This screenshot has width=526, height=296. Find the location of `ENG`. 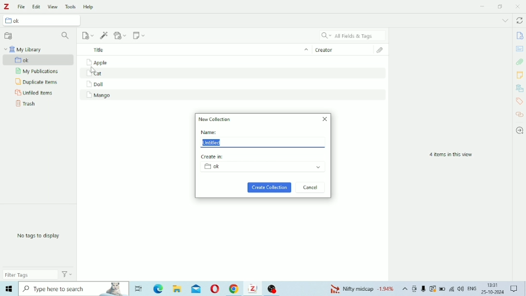

ENG is located at coordinates (472, 288).